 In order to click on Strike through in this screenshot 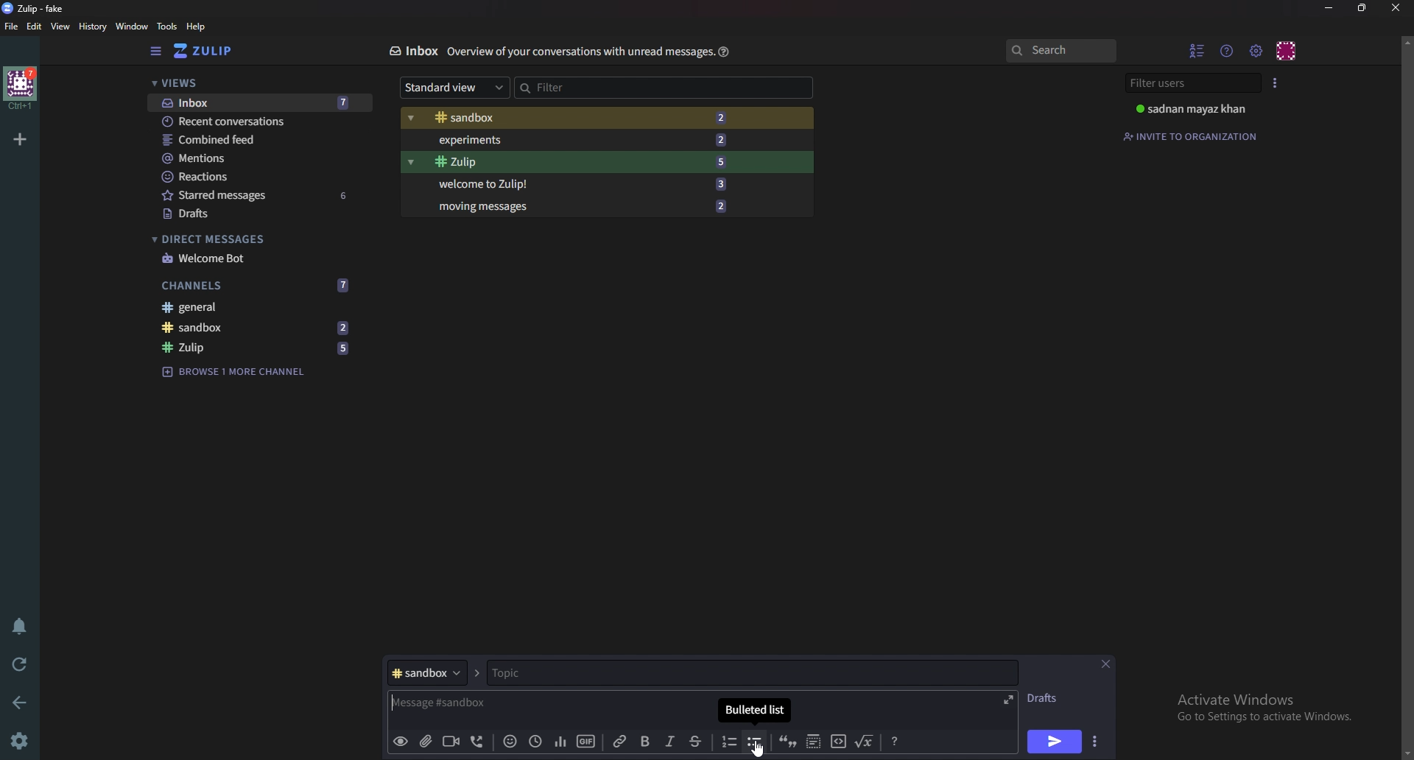, I will do `click(695, 742)`.